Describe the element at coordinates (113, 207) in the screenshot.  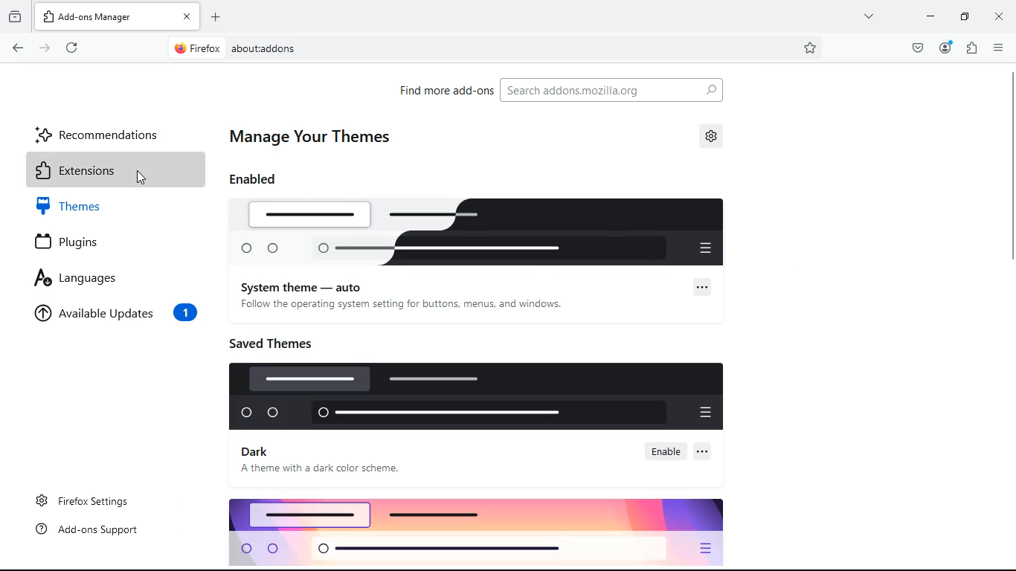
I see `themes` at that location.